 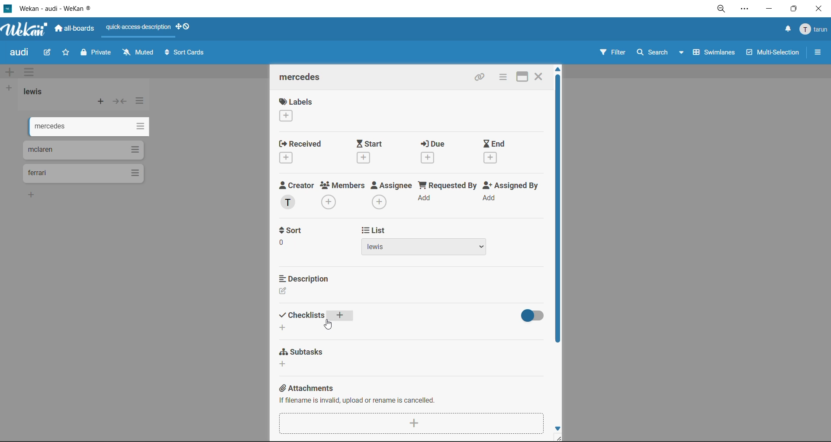 What do you see at coordinates (306, 359) in the screenshot?
I see `subtasks` at bounding box center [306, 359].